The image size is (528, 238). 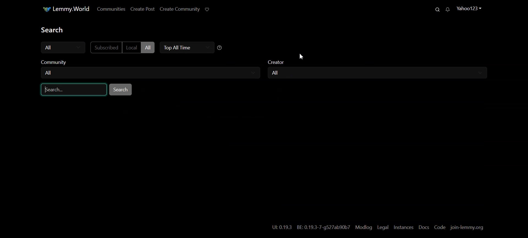 What do you see at coordinates (220, 47) in the screenshot?
I see `Sorting Help` at bounding box center [220, 47].